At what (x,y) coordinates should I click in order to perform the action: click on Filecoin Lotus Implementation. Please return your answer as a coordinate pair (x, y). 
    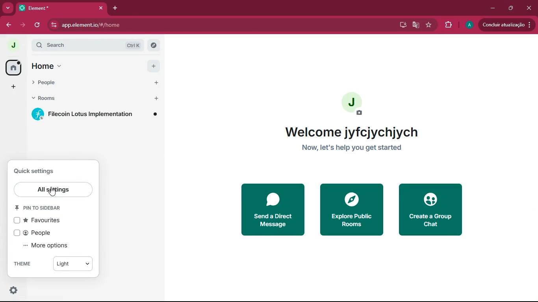
    Looking at the image, I should click on (95, 114).